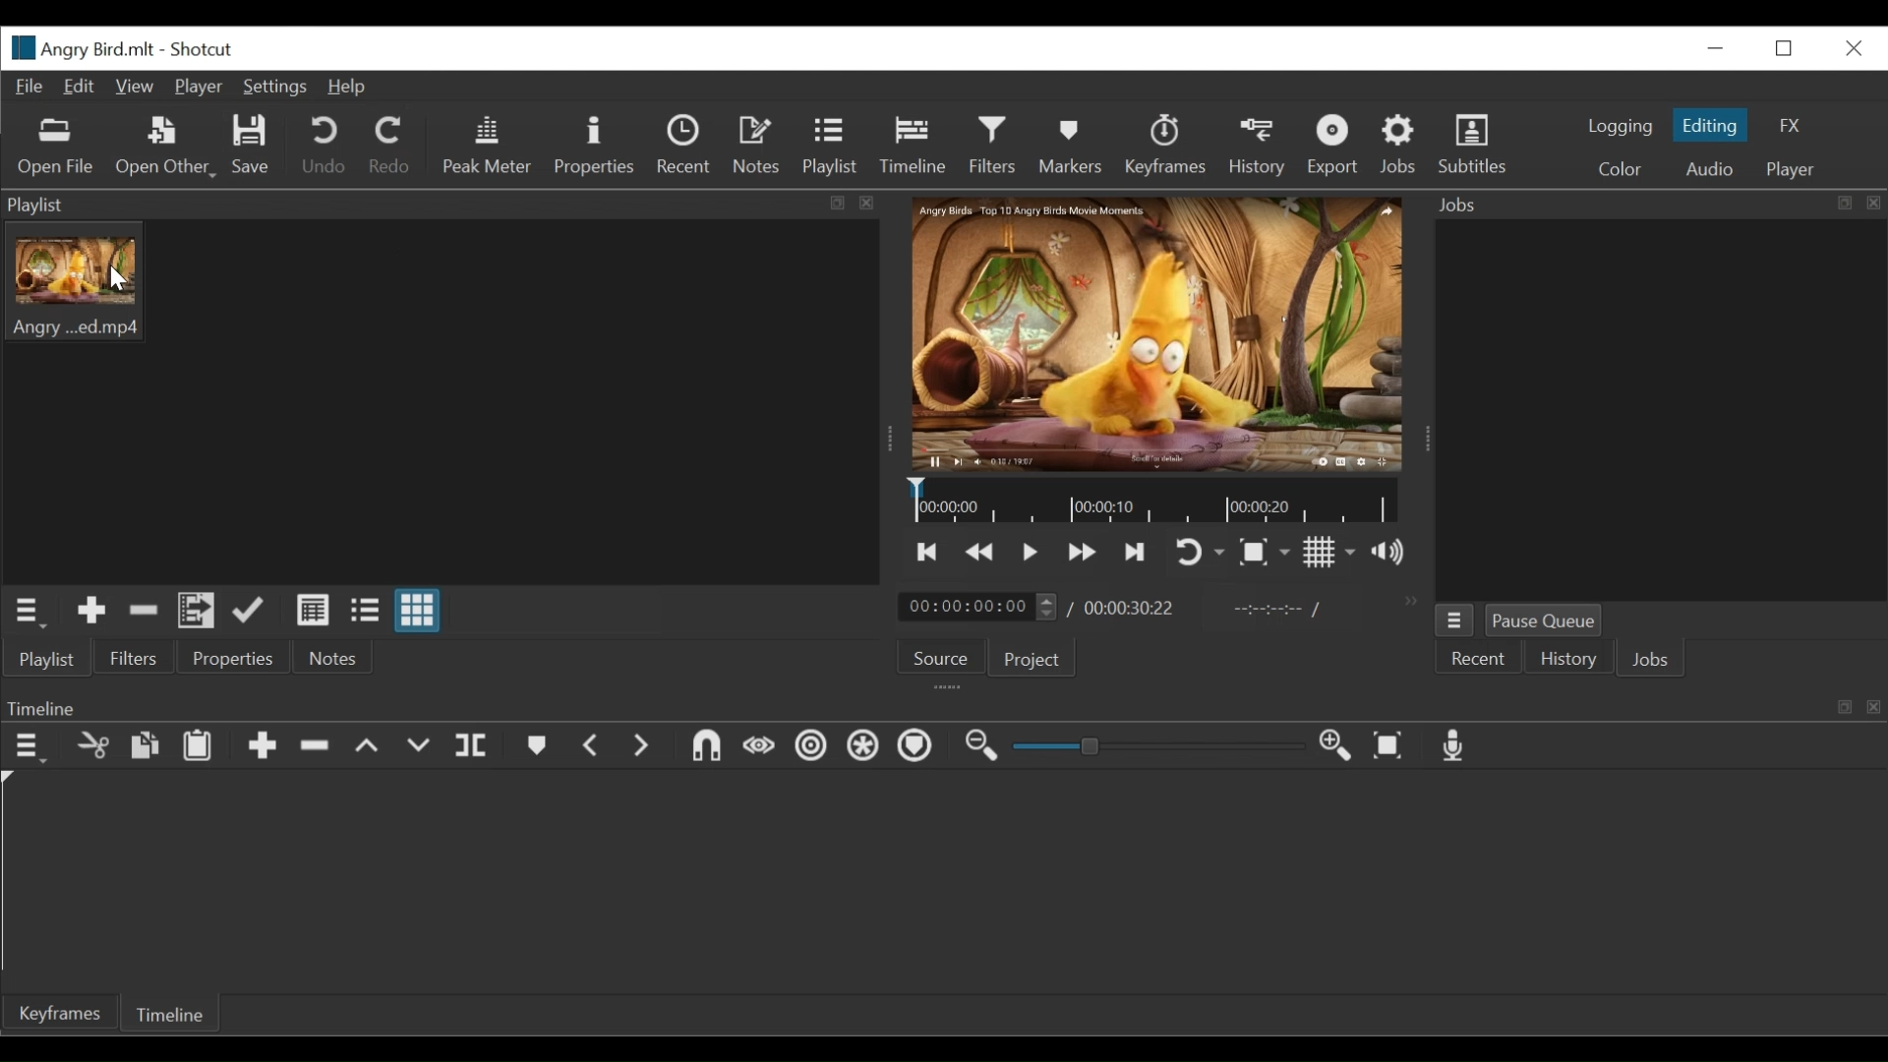 This screenshot has width=1888, height=1062. What do you see at coordinates (978, 607) in the screenshot?
I see `Current duration` at bounding box center [978, 607].